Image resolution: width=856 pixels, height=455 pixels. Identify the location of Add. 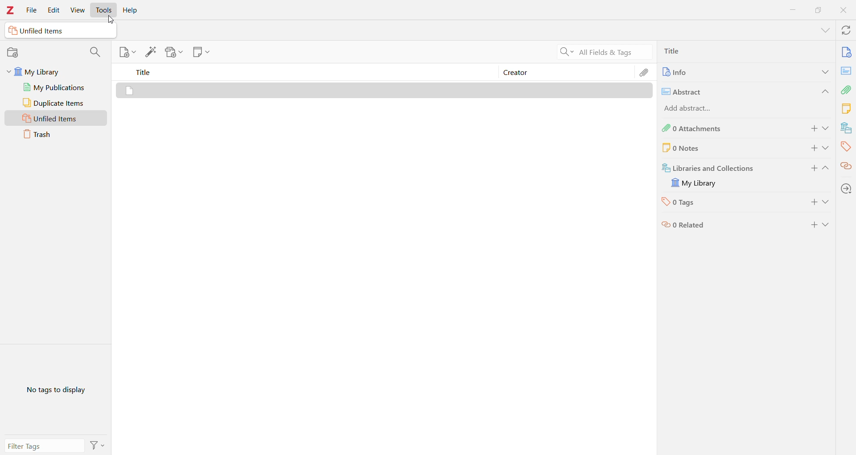
(812, 129).